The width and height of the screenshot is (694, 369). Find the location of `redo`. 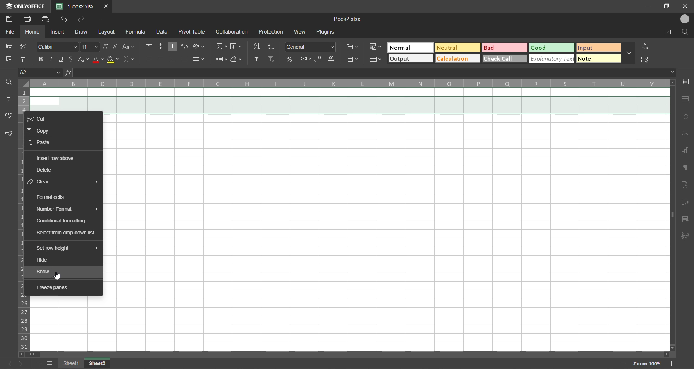

redo is located at coordinates (81, 19).